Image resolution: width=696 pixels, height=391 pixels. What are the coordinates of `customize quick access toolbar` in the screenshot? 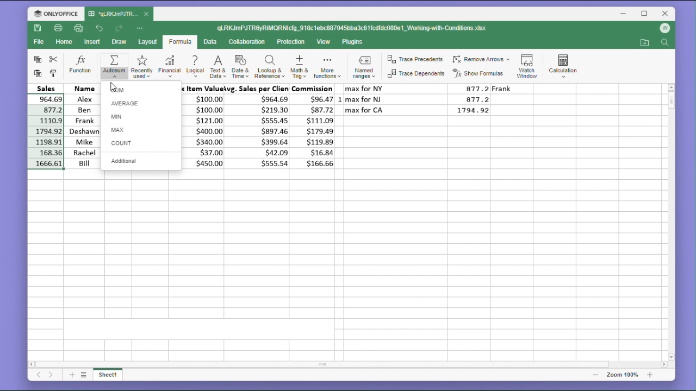 It's located at (144, 28).